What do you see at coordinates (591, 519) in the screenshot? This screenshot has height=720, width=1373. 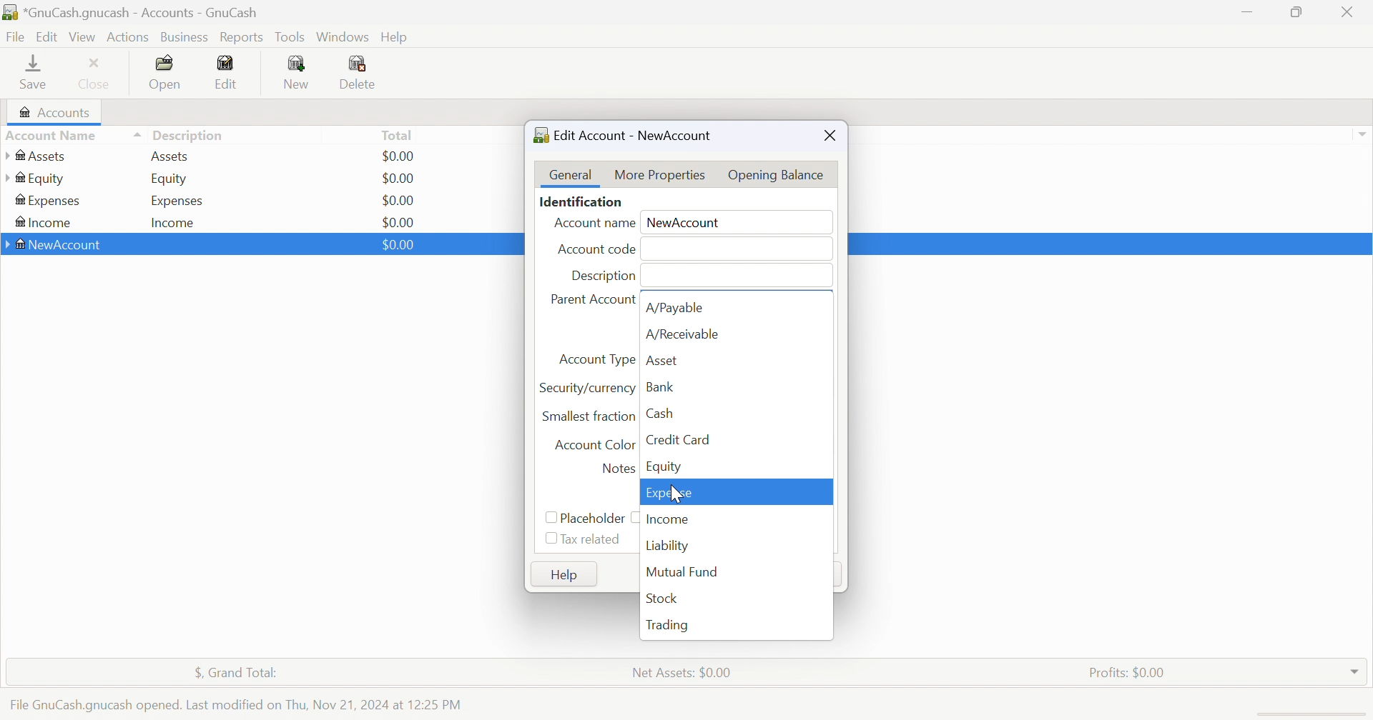 I see `Placeholder` at bounding box center [591, 519].